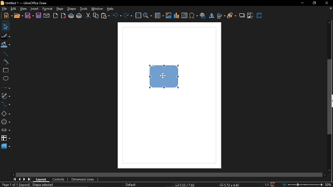  I want to click on fill line, so click(5, 36).